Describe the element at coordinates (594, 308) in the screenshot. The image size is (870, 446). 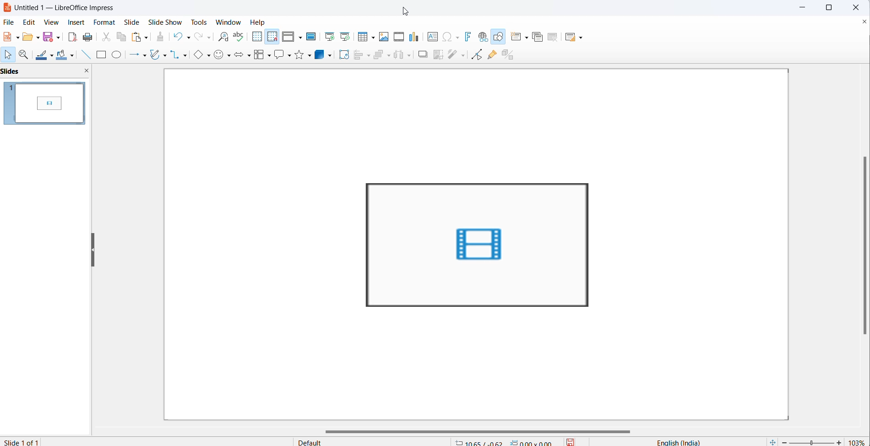
I see `selection markup` at that location.